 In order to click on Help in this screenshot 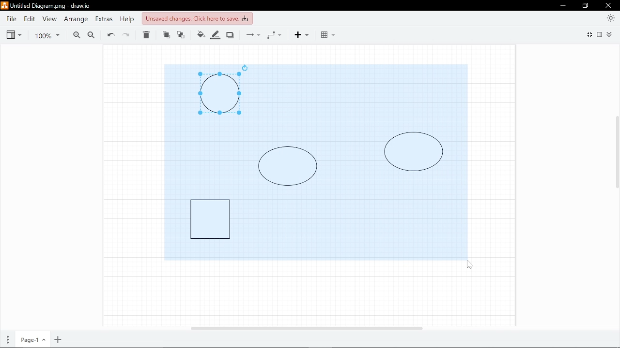, I will do `click(126, 19)`.